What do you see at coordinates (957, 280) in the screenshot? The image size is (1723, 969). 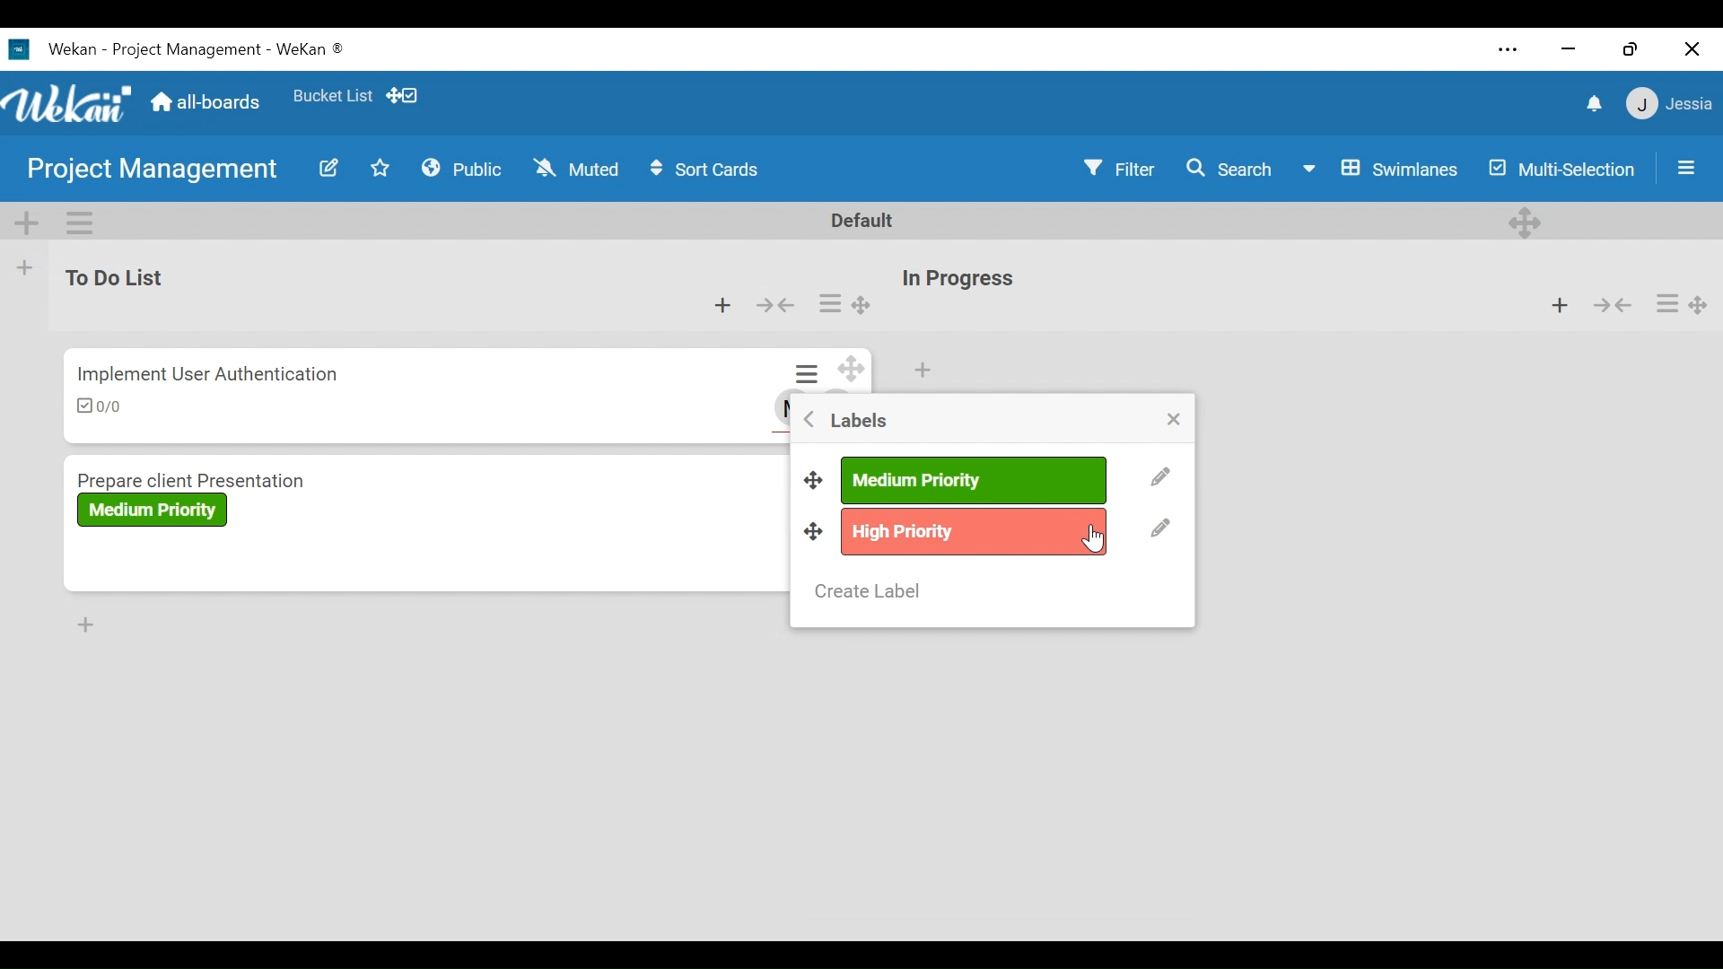 I see `List Title` at bounding box center [957, 280].